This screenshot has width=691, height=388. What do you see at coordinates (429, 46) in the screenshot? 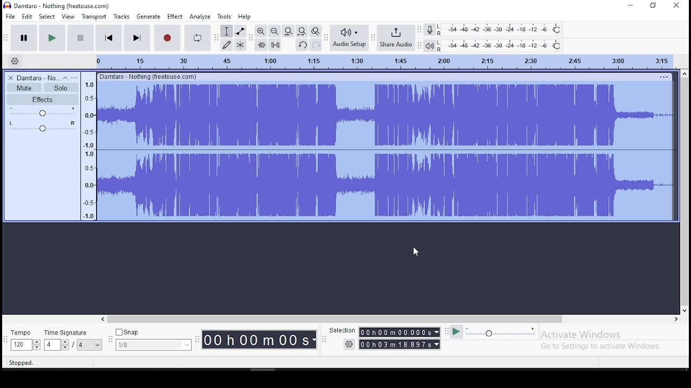
I see `playback meter` at bounding box center [429, 46].